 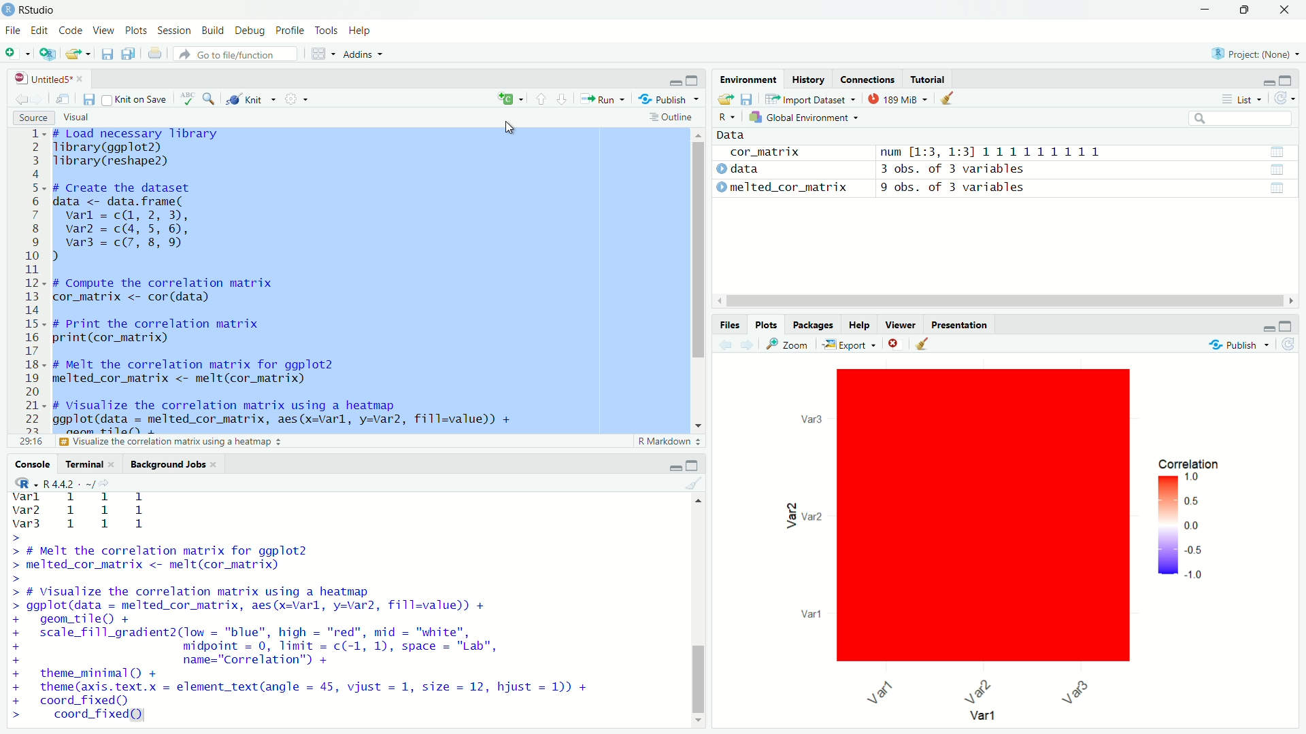 I want to click on save workspace as, so click(x=749, y=99).